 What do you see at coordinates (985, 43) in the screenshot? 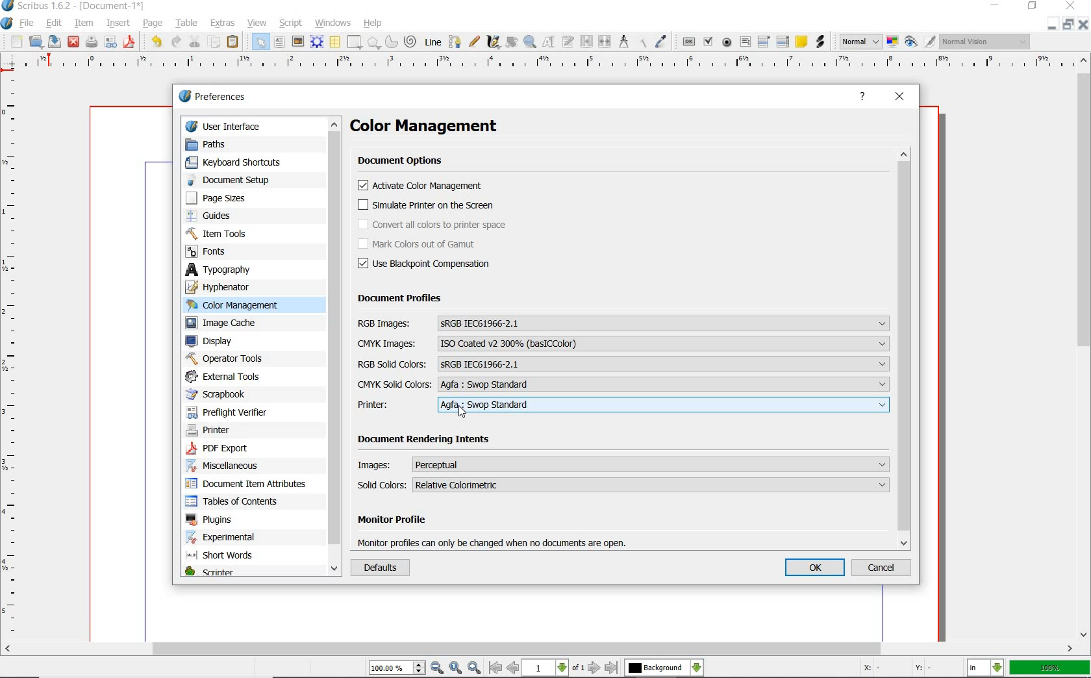
I see `visual appearance of the display` at bounding box center [985, 43].